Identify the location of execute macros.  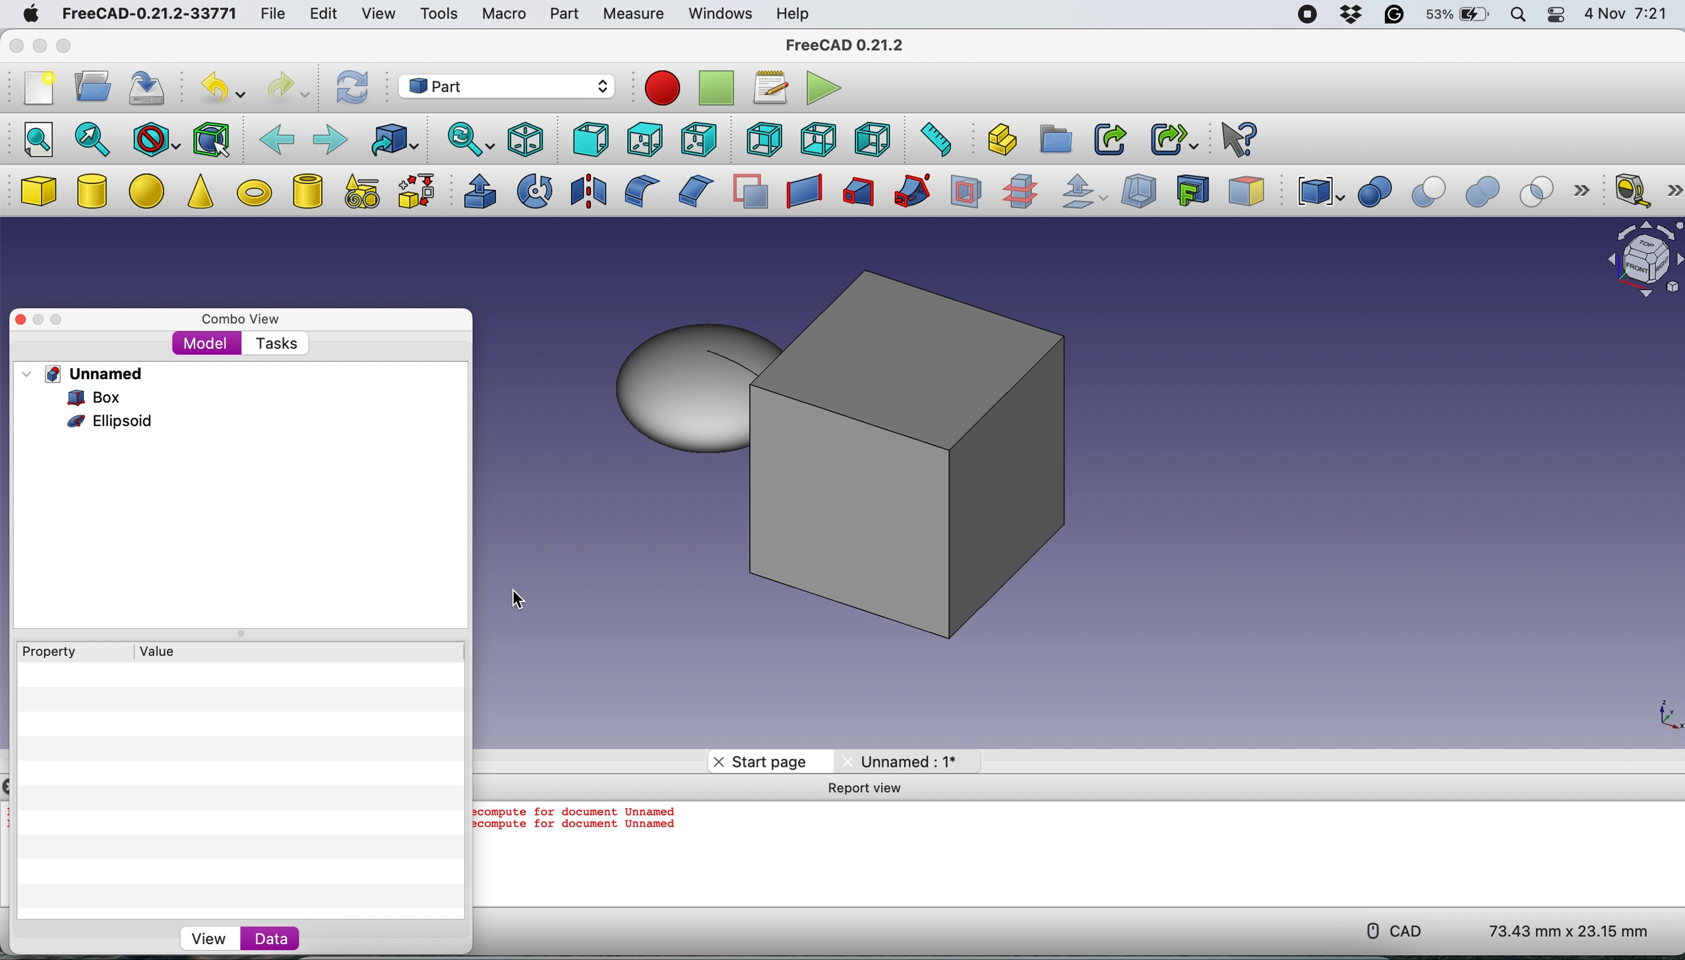
(822, 90).